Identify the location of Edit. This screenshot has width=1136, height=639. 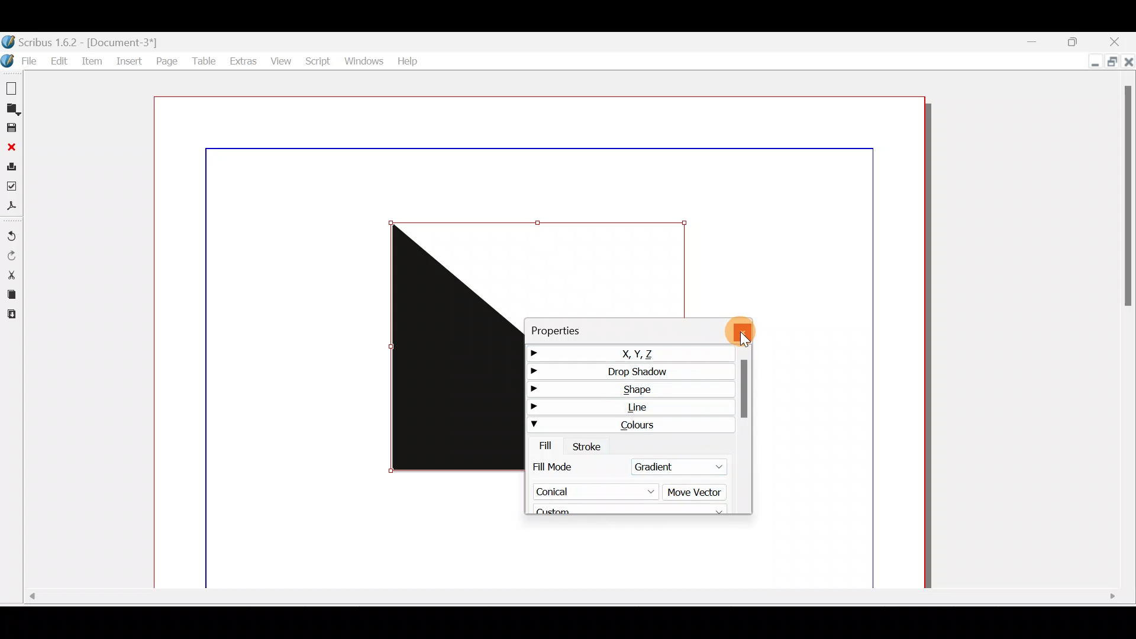
(57, 60).